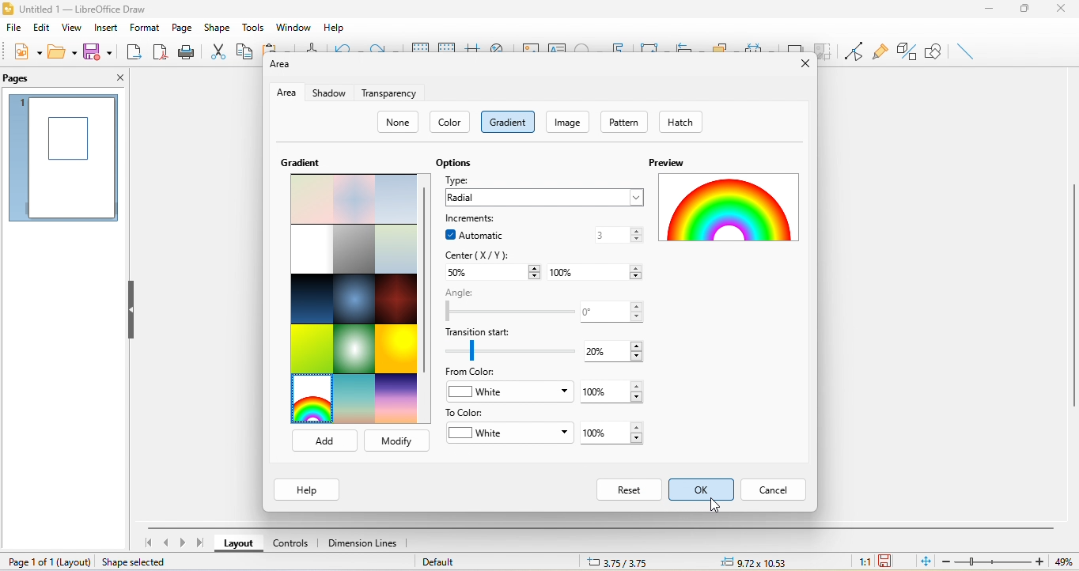 The image size is (1079, 571). Describe the element at coordinates (542, 197) in the screenshot. I see `radial` at that location.